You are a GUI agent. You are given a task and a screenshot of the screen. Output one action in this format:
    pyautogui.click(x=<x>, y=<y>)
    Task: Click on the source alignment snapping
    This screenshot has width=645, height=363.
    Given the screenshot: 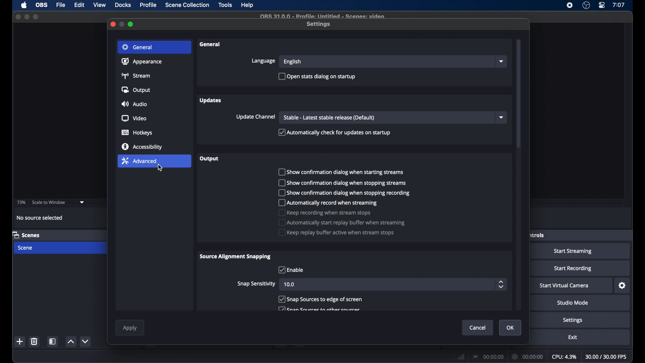 What is the action you would take?
    pyautogui.click(x=236, y=256)
    